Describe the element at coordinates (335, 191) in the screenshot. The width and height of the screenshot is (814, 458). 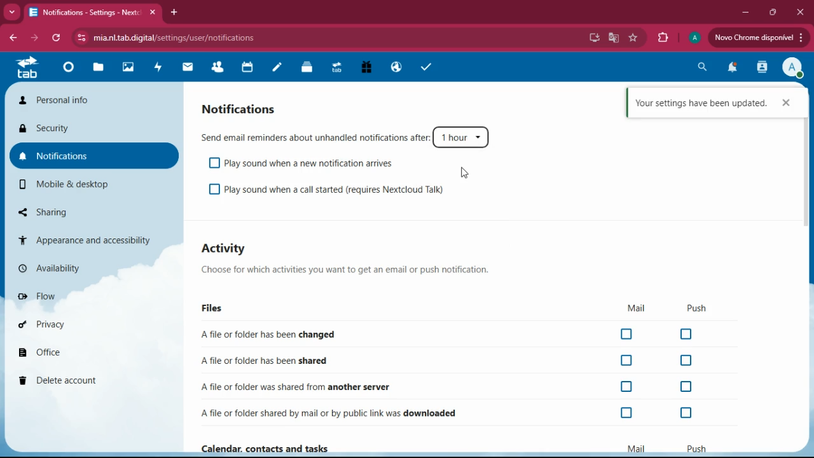
I see `play sound` at that location.